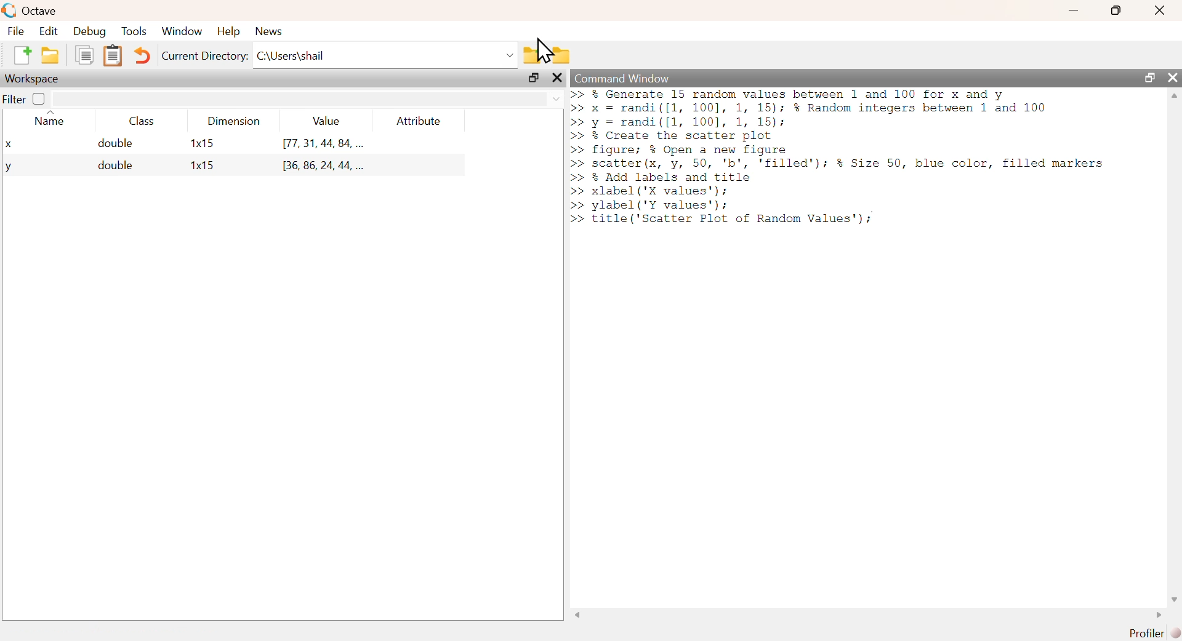 The width and height of the screenshot is (1182, 641). I want to click on close, so click(557, 78).